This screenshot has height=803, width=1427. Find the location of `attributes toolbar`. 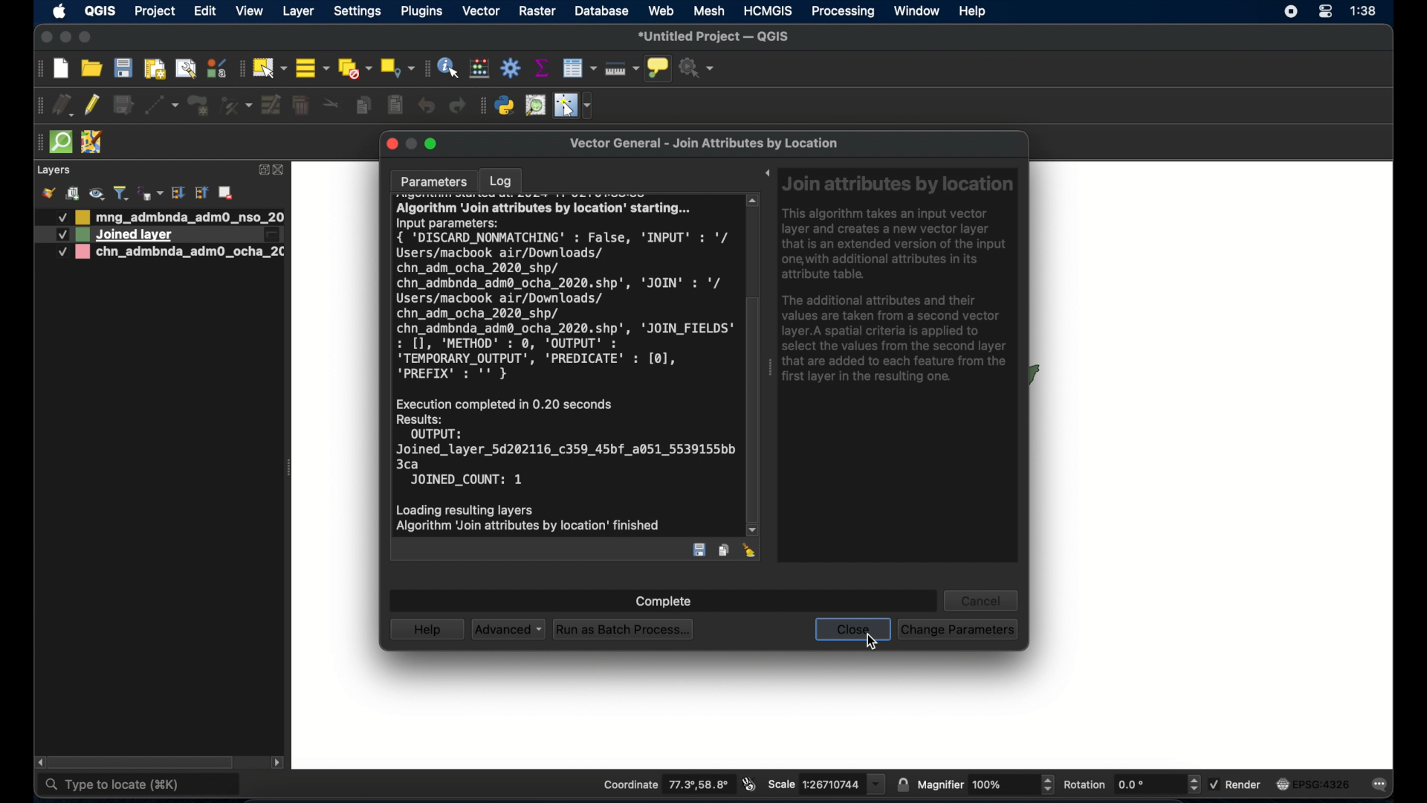

attributes toolbar is located at coordinates (424, 68).